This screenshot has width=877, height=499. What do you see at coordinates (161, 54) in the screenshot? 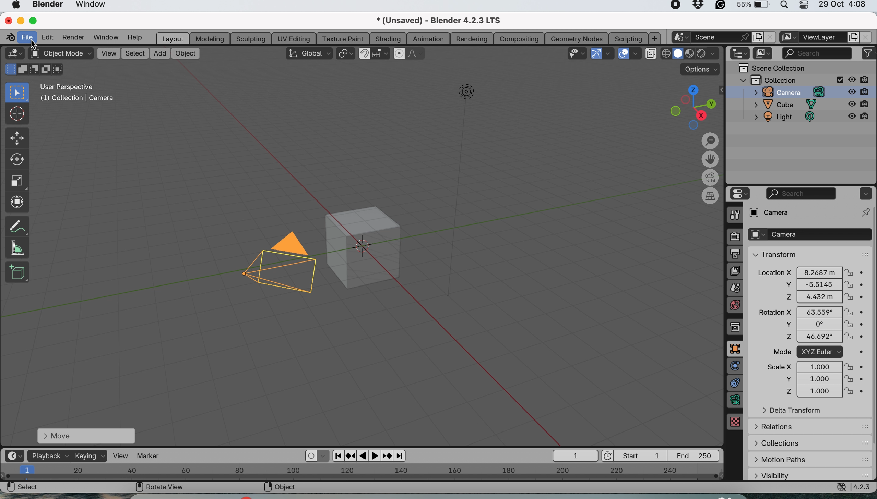
I see `add` at bounding box center [161, 54].